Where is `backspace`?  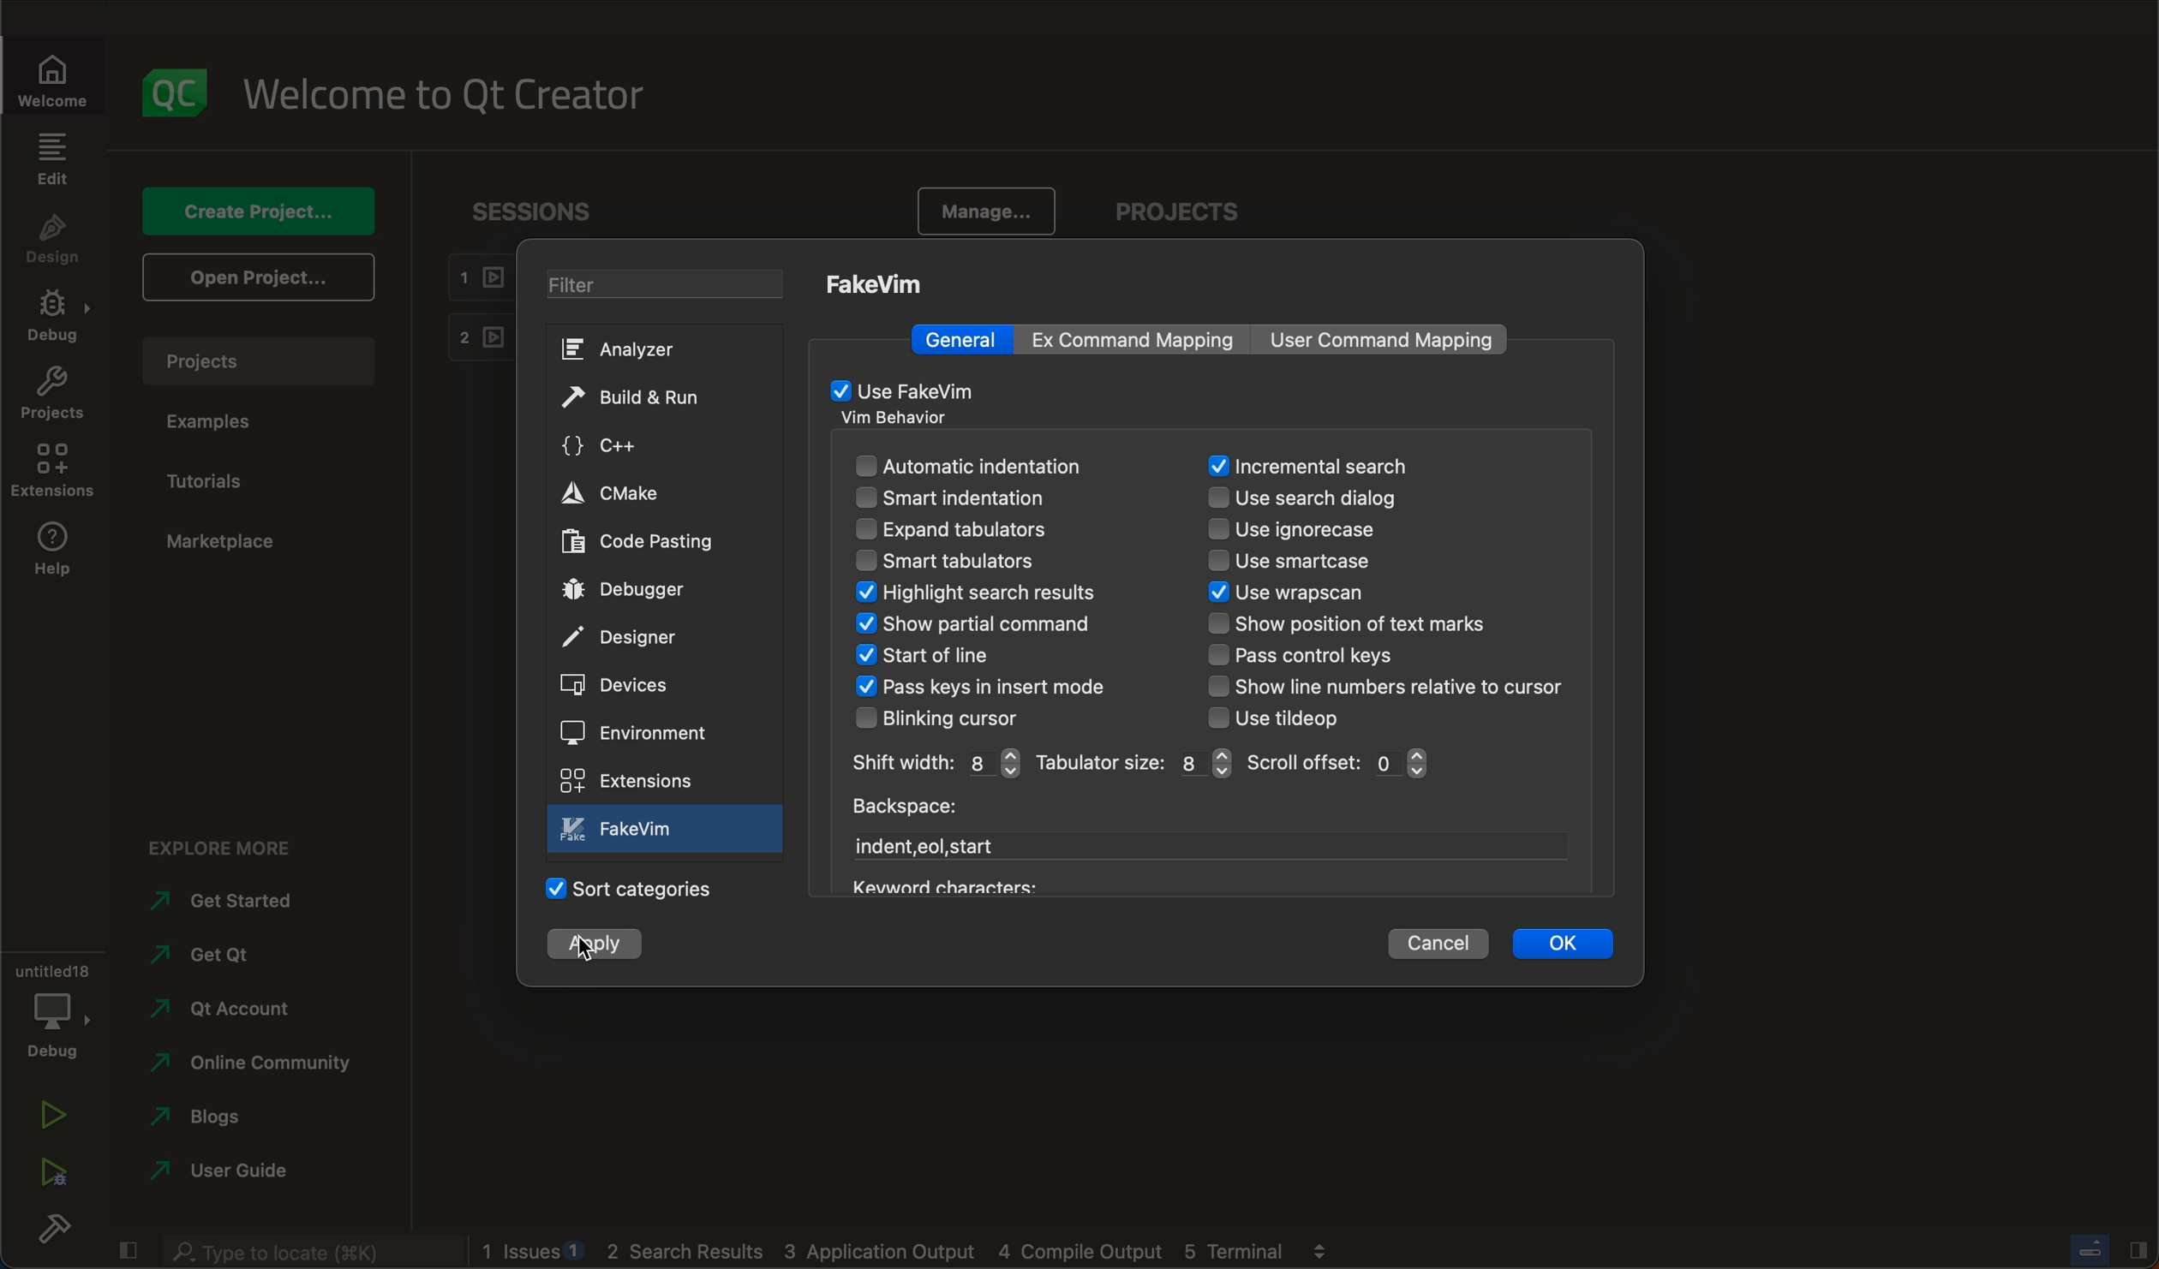 backspace is located at coordinates (902, 811).